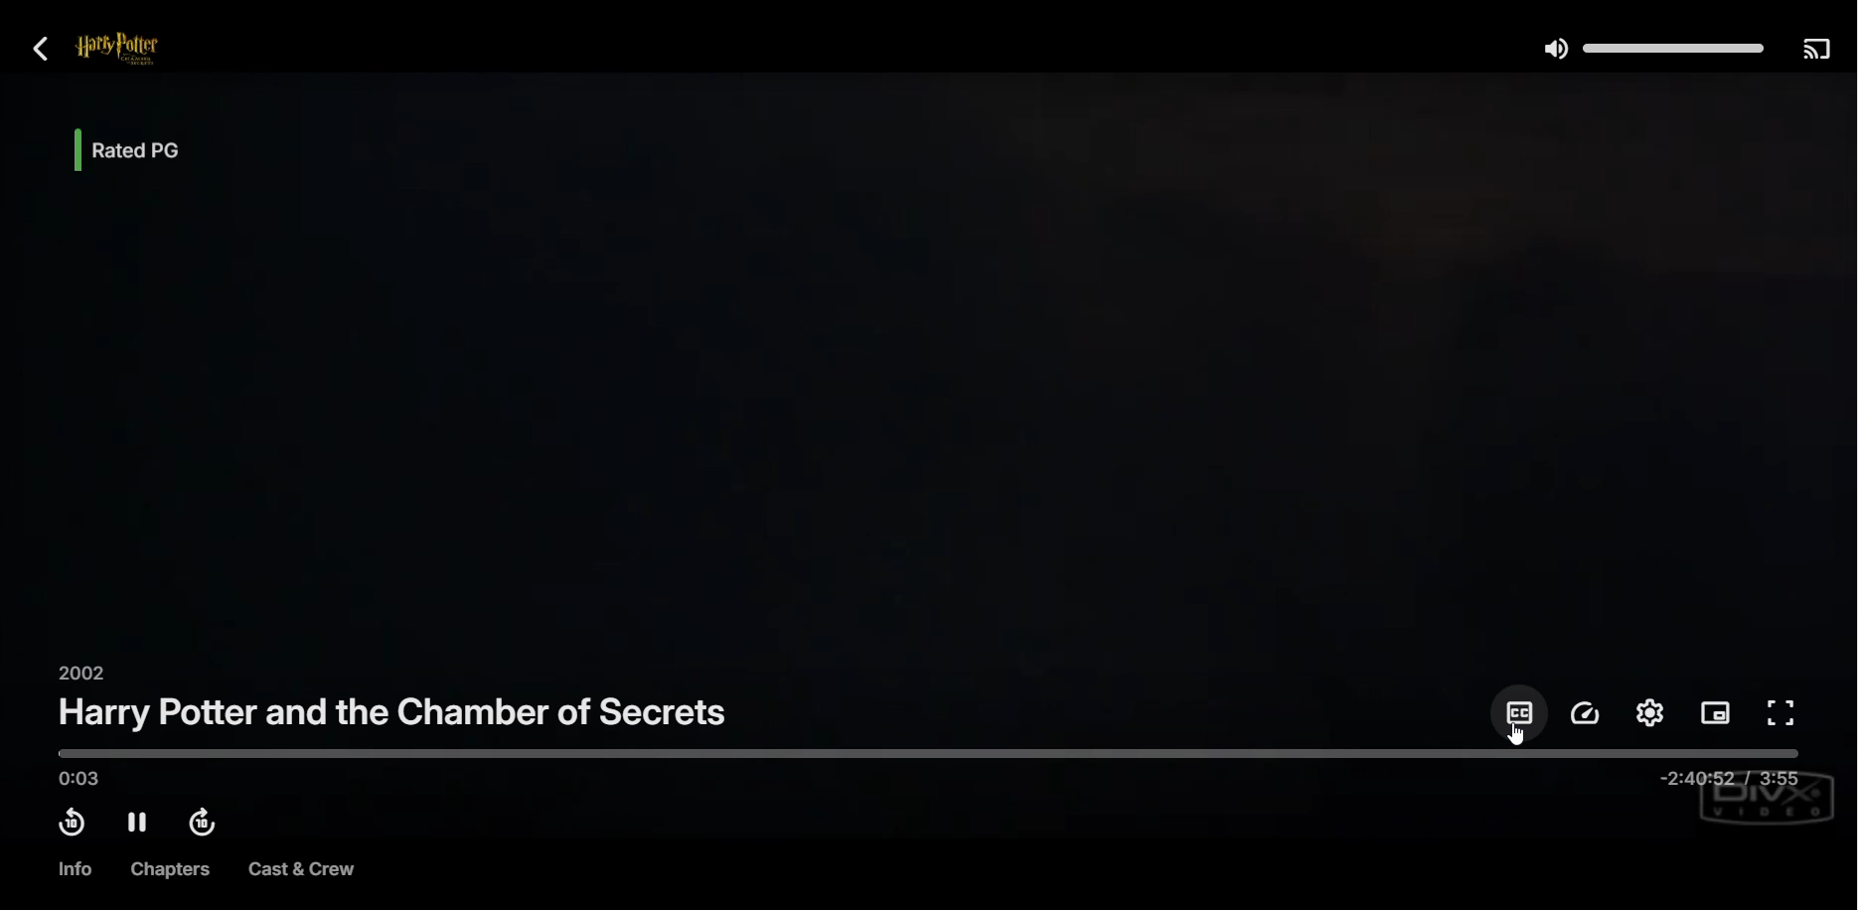 This screenshot has width=1860, height=910. What do you see at coordinates (77, 672) in the screenshot?
I see `2002` at bounding box center [77, 672].